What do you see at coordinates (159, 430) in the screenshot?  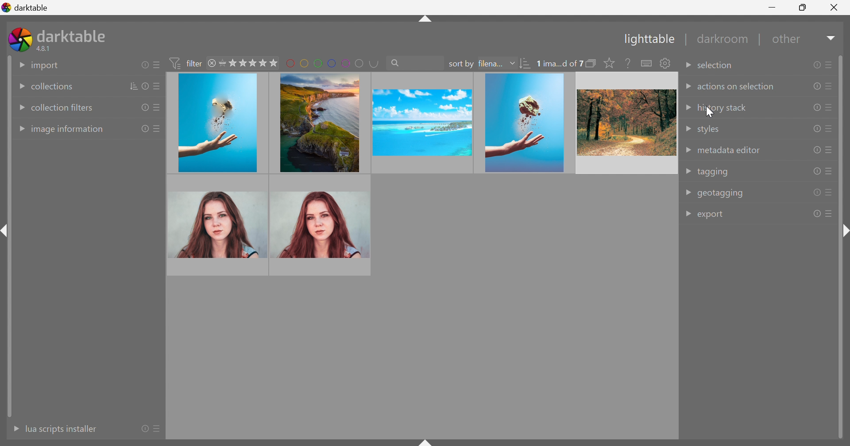 I see `presets` at bounding box center [159, 430].